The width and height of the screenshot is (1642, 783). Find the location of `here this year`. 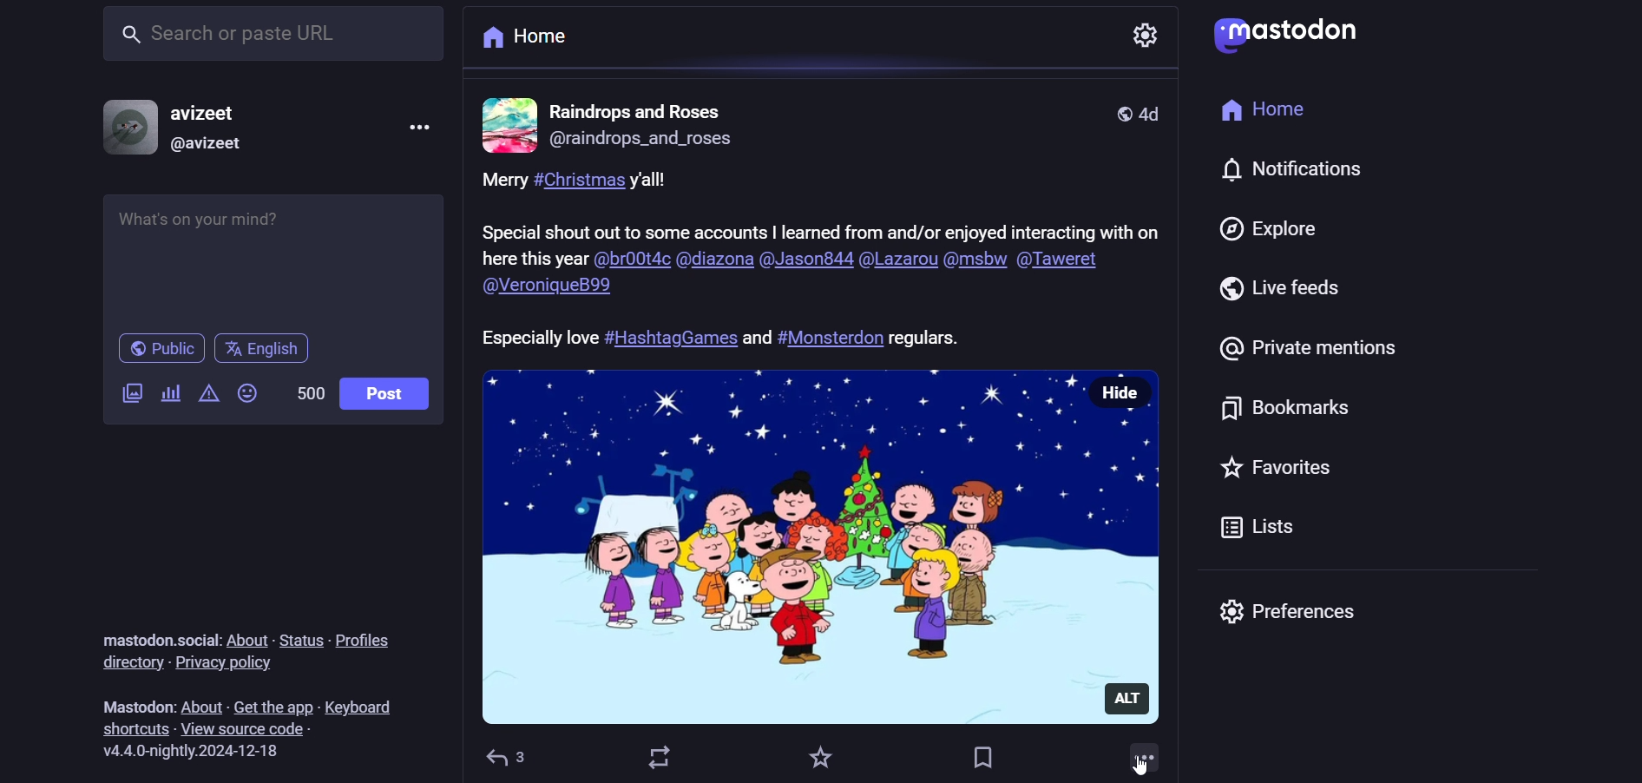

here this year is located at coordinates (534, 260).